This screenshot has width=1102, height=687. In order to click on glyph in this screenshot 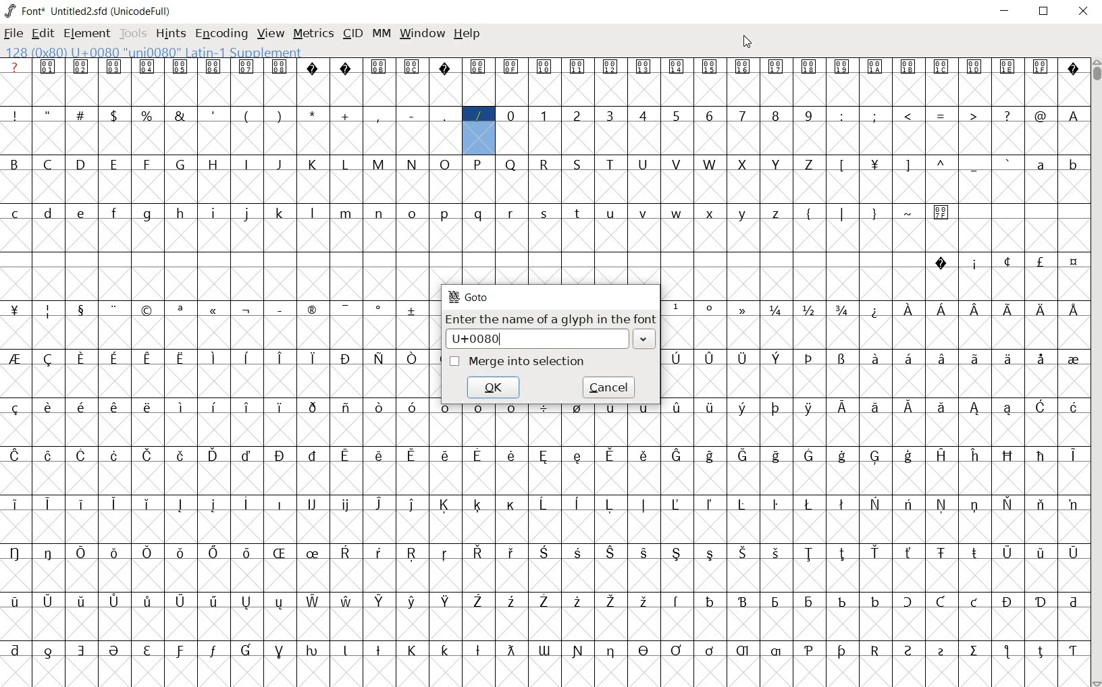, I will do `click(1007, 310)`.